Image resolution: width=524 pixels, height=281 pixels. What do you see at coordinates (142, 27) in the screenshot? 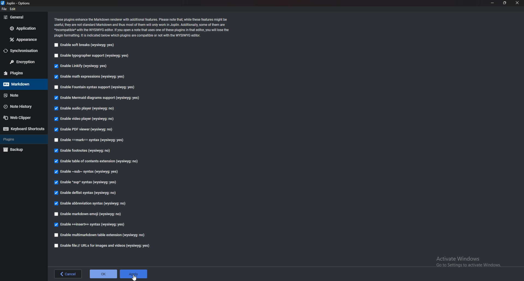
I see `Info` at bounding box center [142, 27].